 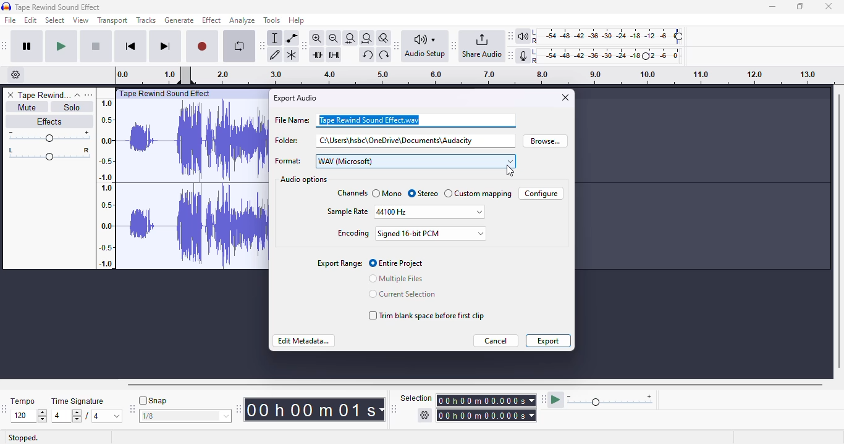 What do you see at coordinates (367, 38) in the screenshot?
I see `fit project to width` at bounding box center [367, 38].